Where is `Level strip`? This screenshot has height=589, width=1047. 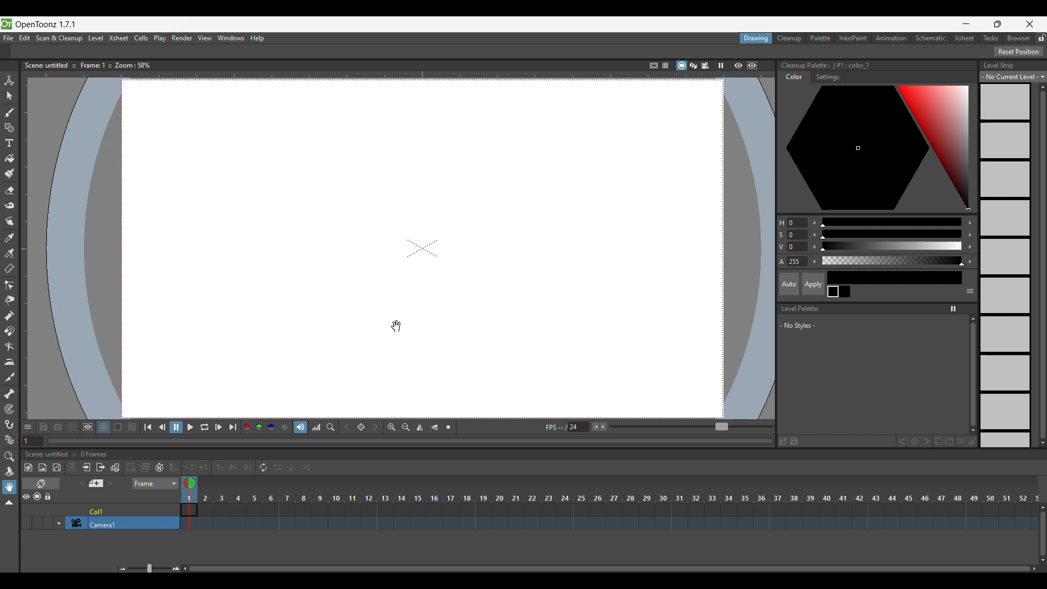
Level strip is located at coordinates (1007, 266).